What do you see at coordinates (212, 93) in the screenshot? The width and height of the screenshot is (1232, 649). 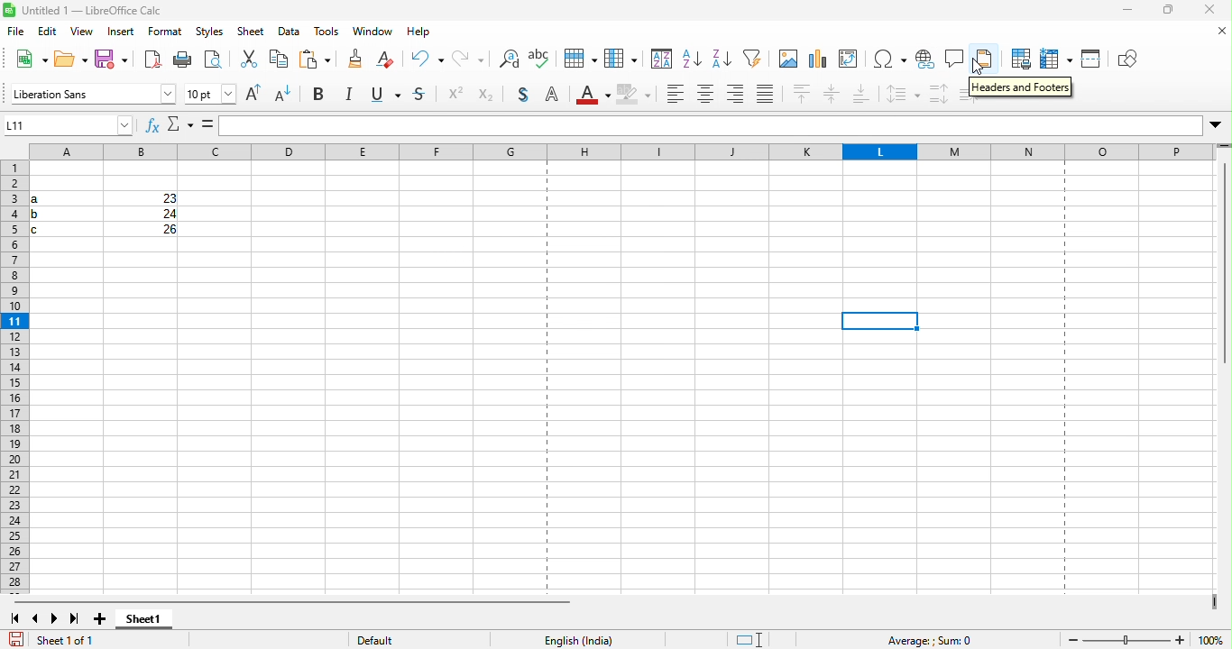 I see `font size` at bounding box center [212, 93].